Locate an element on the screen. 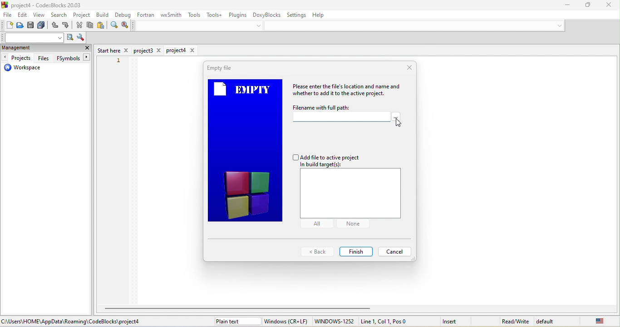 The width and height of the screenshot is (620, 327). 1 is located at coordinates (118, 60).